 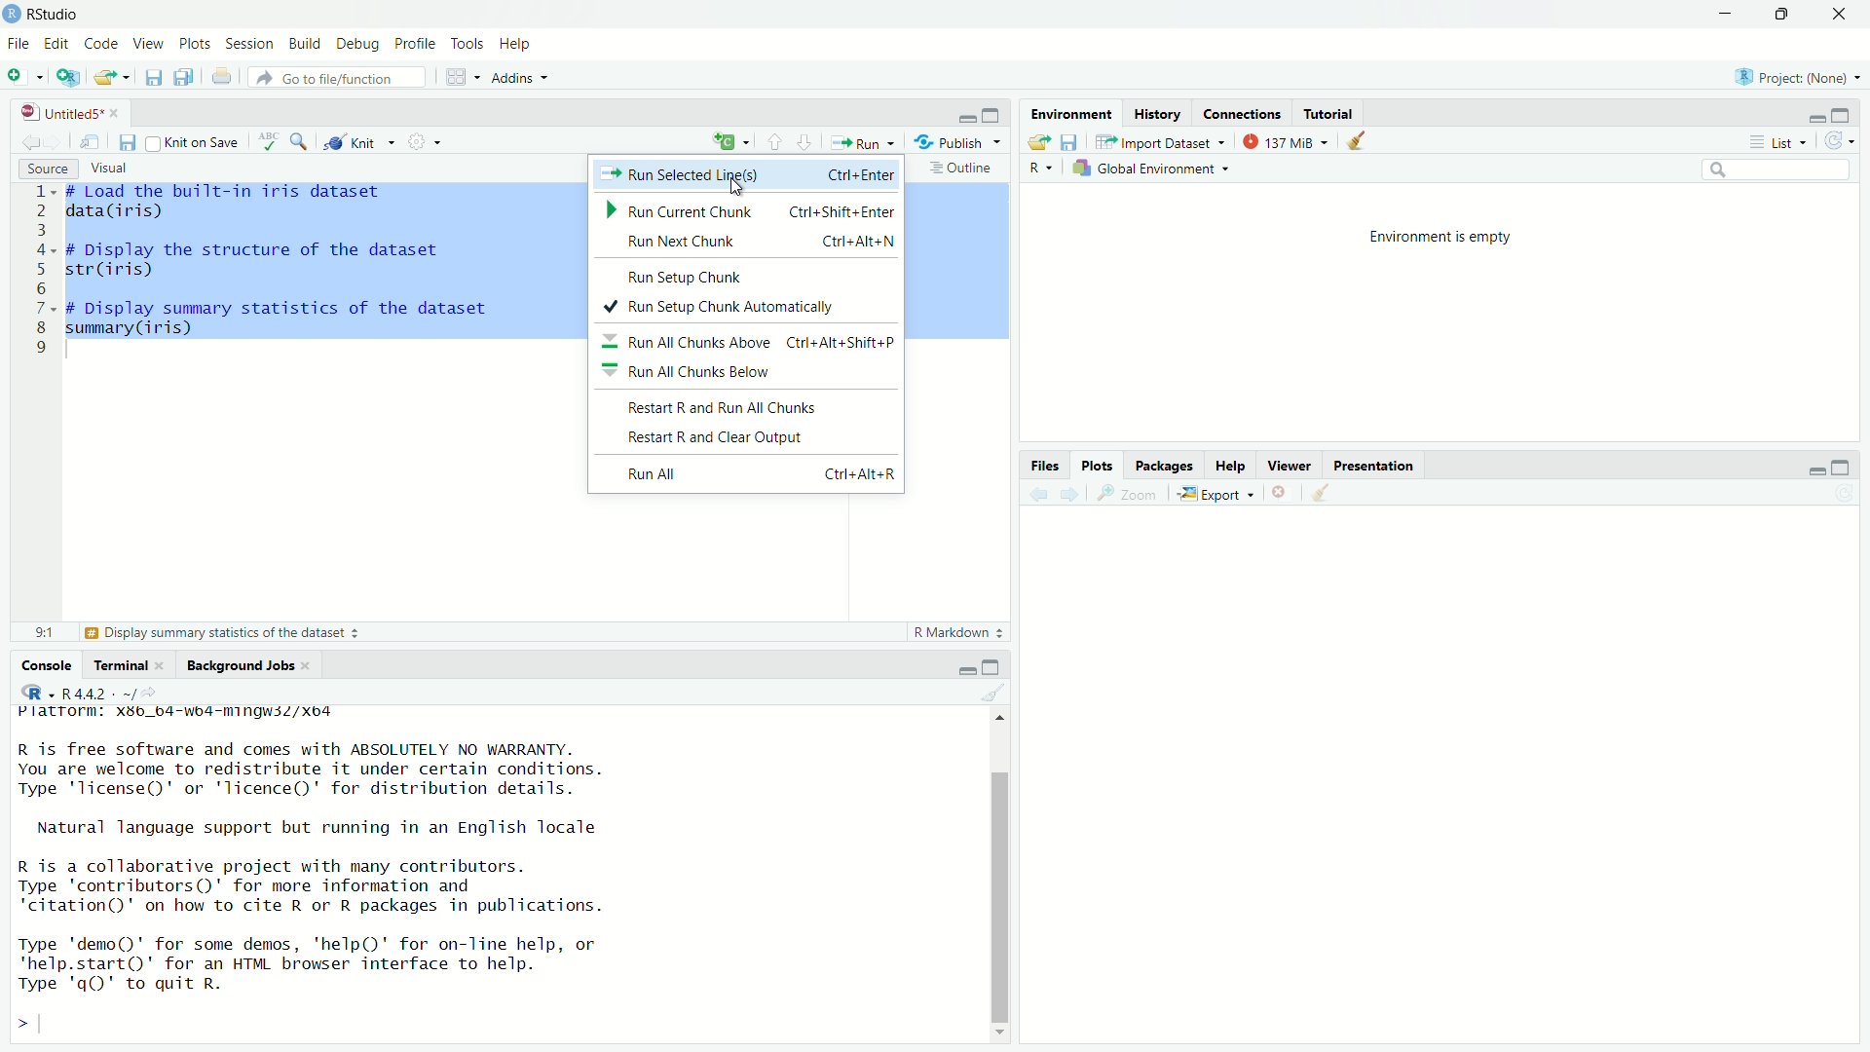 What do you see at coordinates (58, 44) in the screenshot?
I see `Edit` at bounding box center [58, 44].